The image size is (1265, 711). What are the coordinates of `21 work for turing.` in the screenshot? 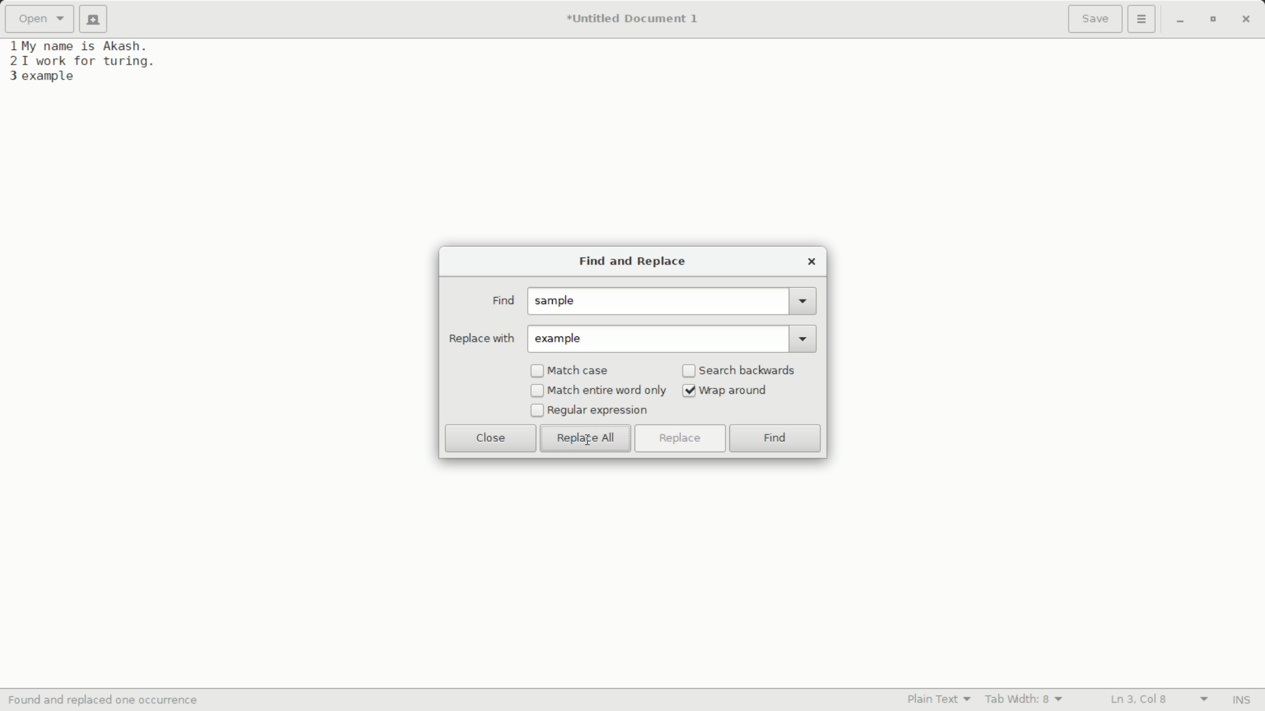 It's located at (80, 61).